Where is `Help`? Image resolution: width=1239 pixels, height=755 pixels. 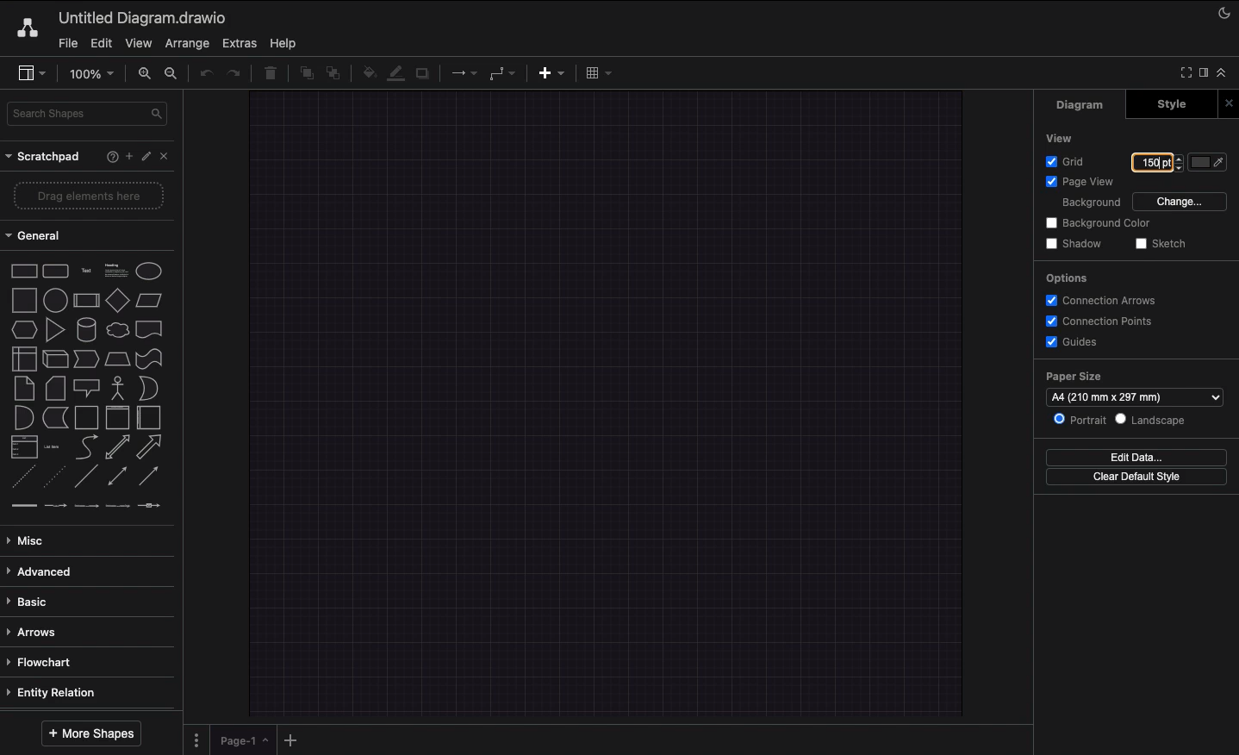
Help is located at coordinates (288, 43).